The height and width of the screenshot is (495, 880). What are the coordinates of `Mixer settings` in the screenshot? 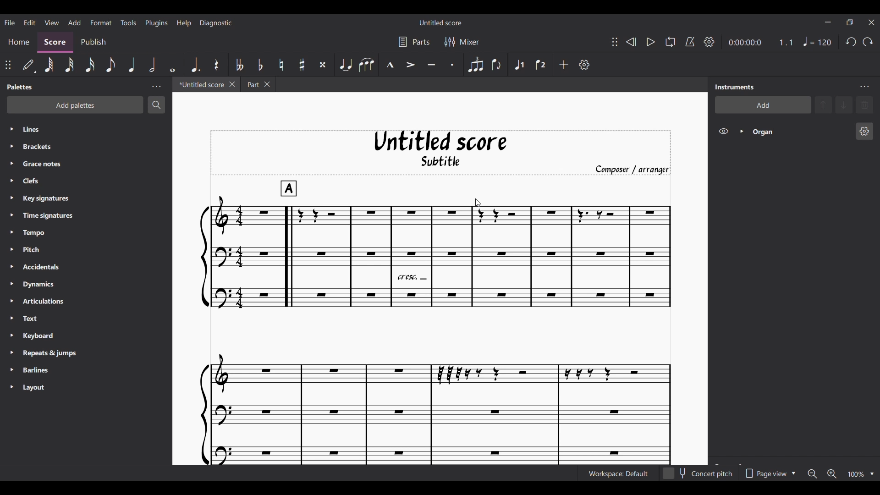 It's located at (462, 42).